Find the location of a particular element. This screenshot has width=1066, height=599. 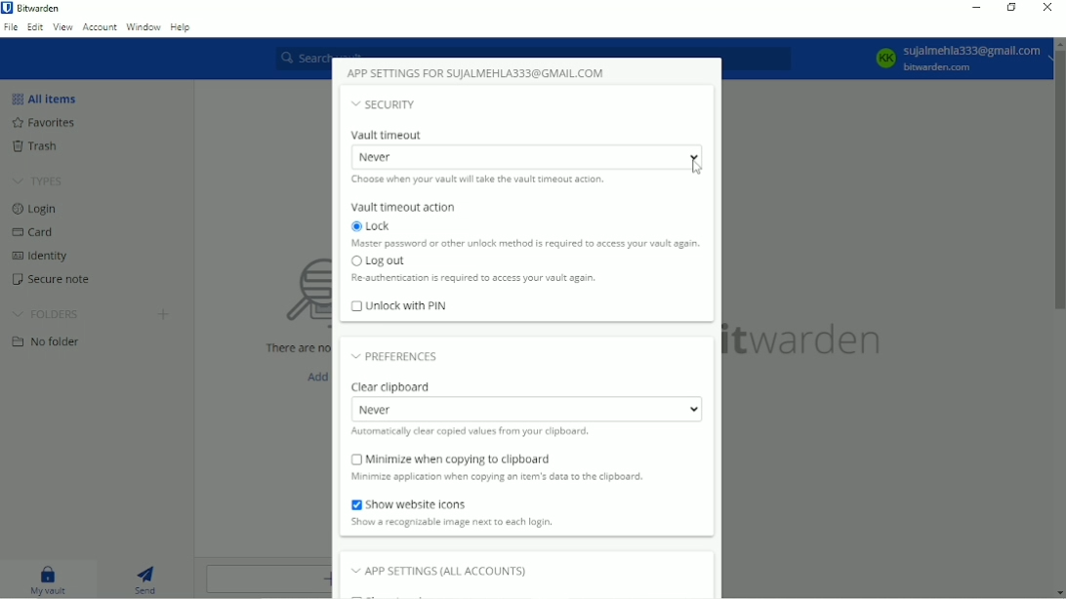

Trash is located at coordinates (36, 145).